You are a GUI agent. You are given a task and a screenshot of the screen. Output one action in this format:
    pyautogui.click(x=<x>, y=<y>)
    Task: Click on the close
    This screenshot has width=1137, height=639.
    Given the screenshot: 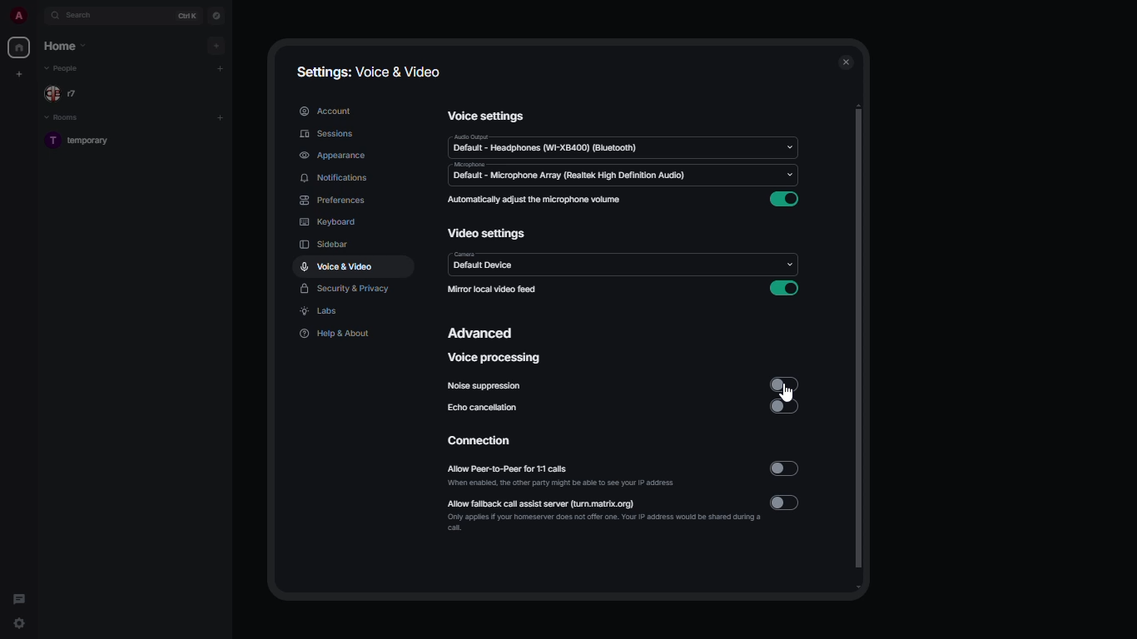 What is the action you would take?
    pyautogui.click(x=844, y=62)
    